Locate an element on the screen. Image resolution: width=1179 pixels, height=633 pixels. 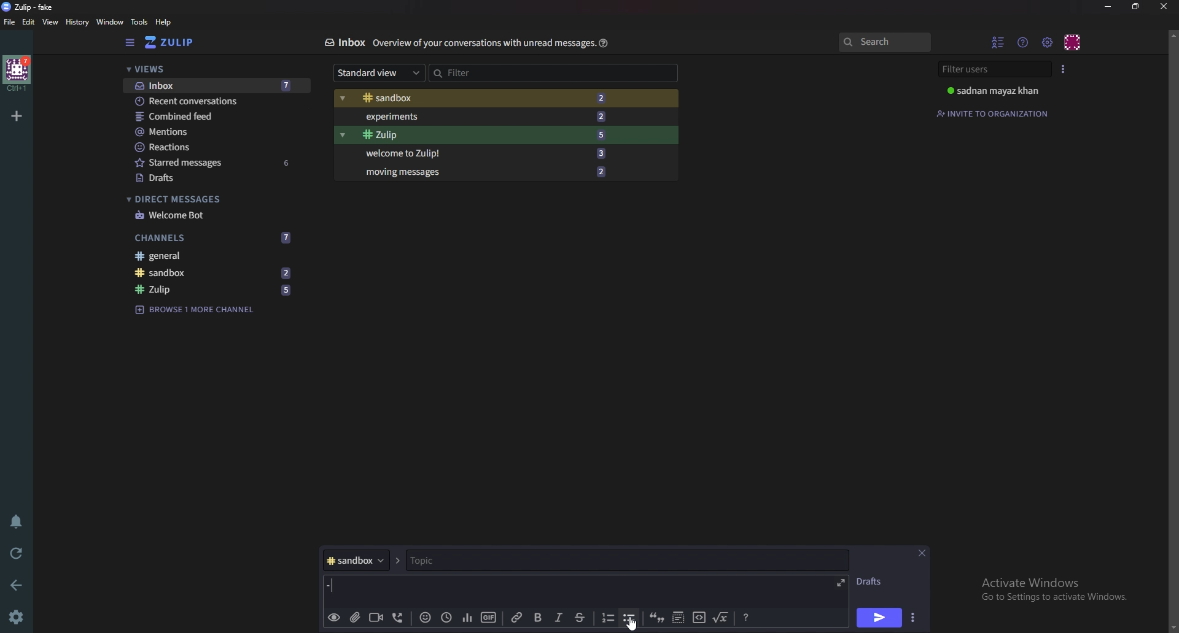
Topic is located at coordinates (626, 562).